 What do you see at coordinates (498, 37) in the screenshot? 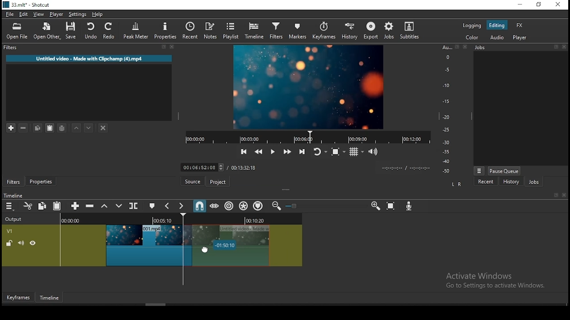
I see `audio` at bounding box center [498, 37].